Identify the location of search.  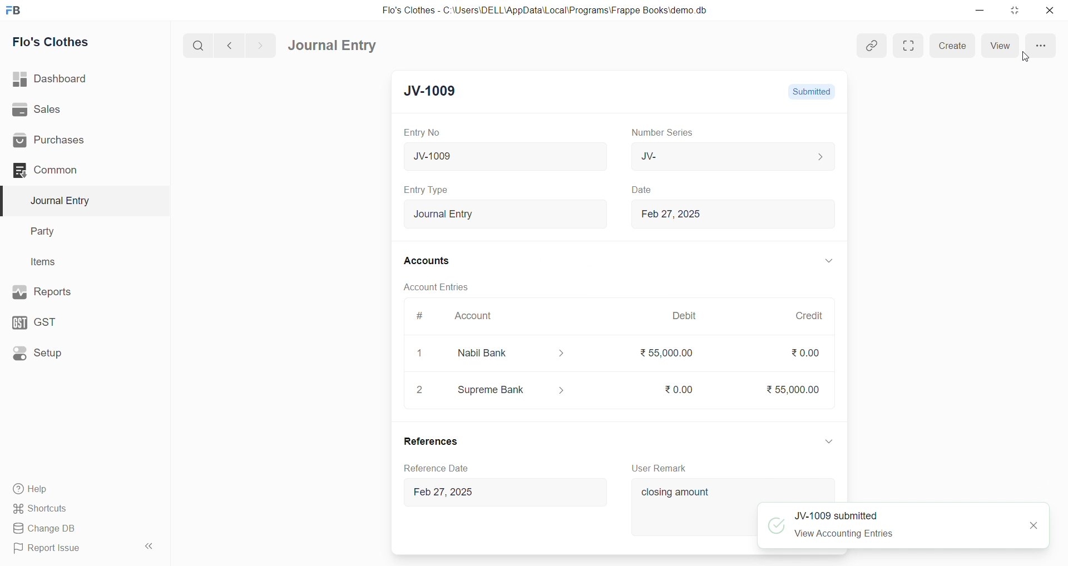
(196, 47).